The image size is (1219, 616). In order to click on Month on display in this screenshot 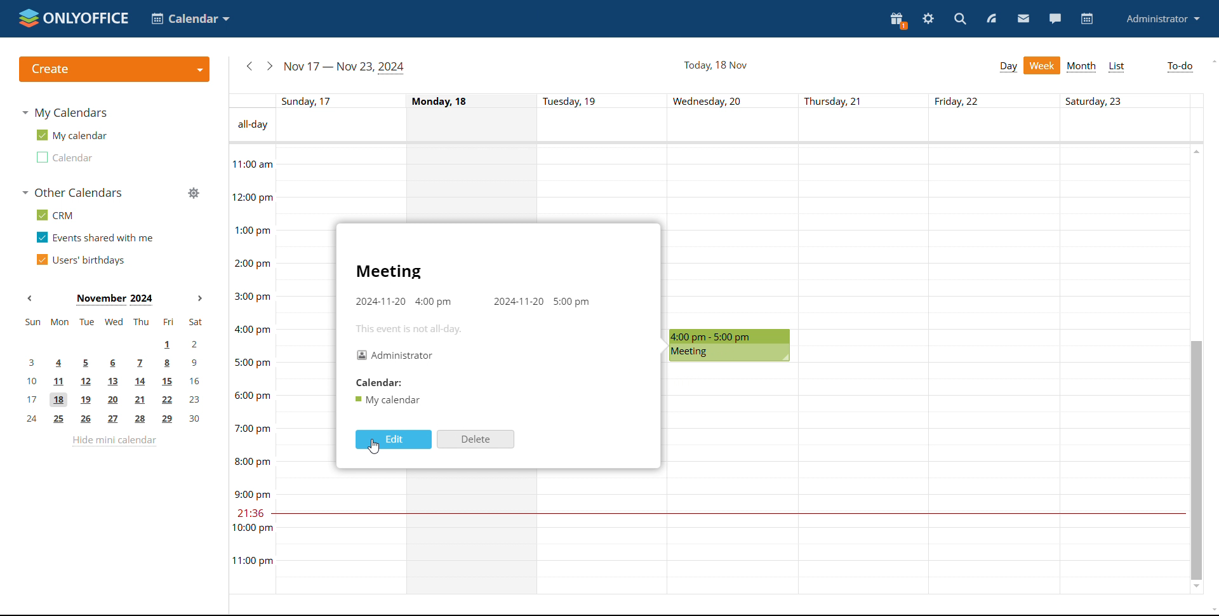, I will do `click(115, 299)`.